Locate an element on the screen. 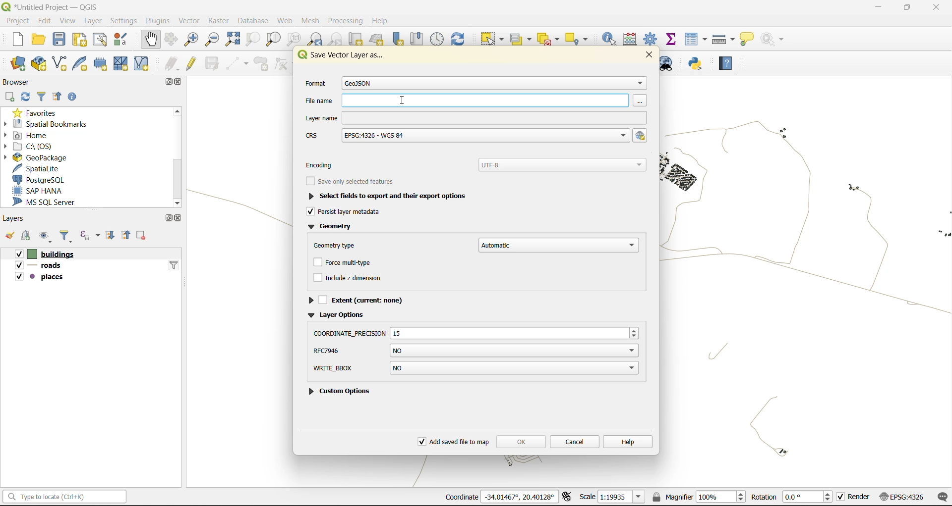 This screenshot has width=952, height=506. pan map is located at coordinates (151, 41).